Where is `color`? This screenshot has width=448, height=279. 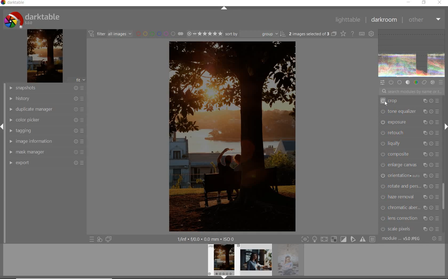
color is located at coordinates (416, 83).